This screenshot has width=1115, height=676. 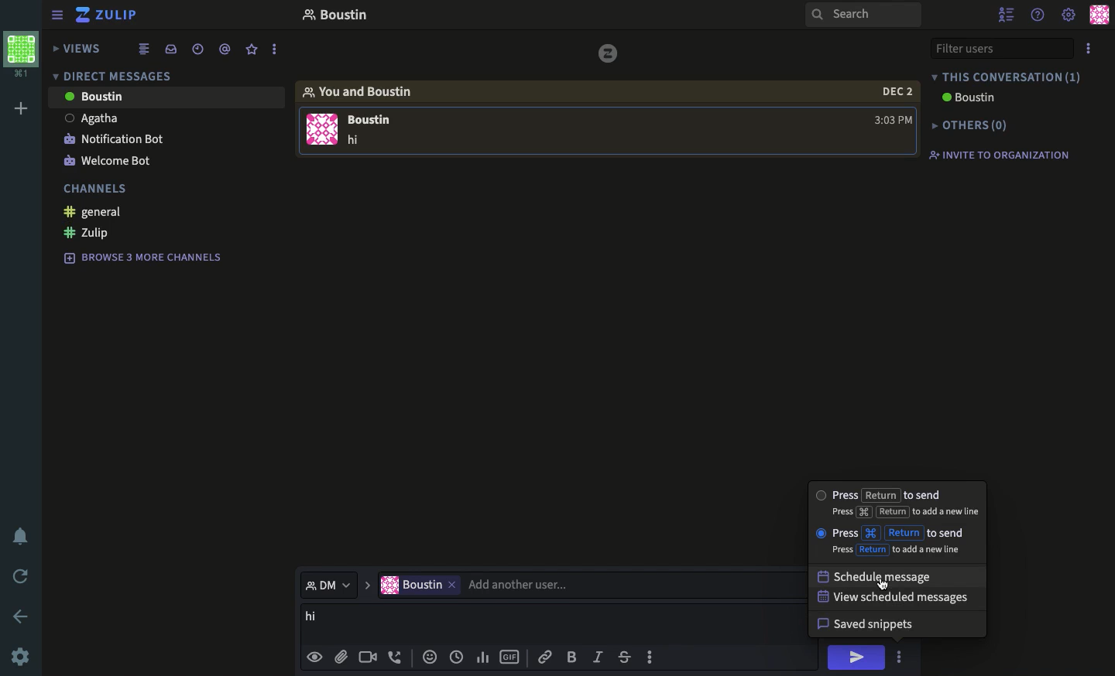 I want to click on direct messages, so click(x=125, y=76).